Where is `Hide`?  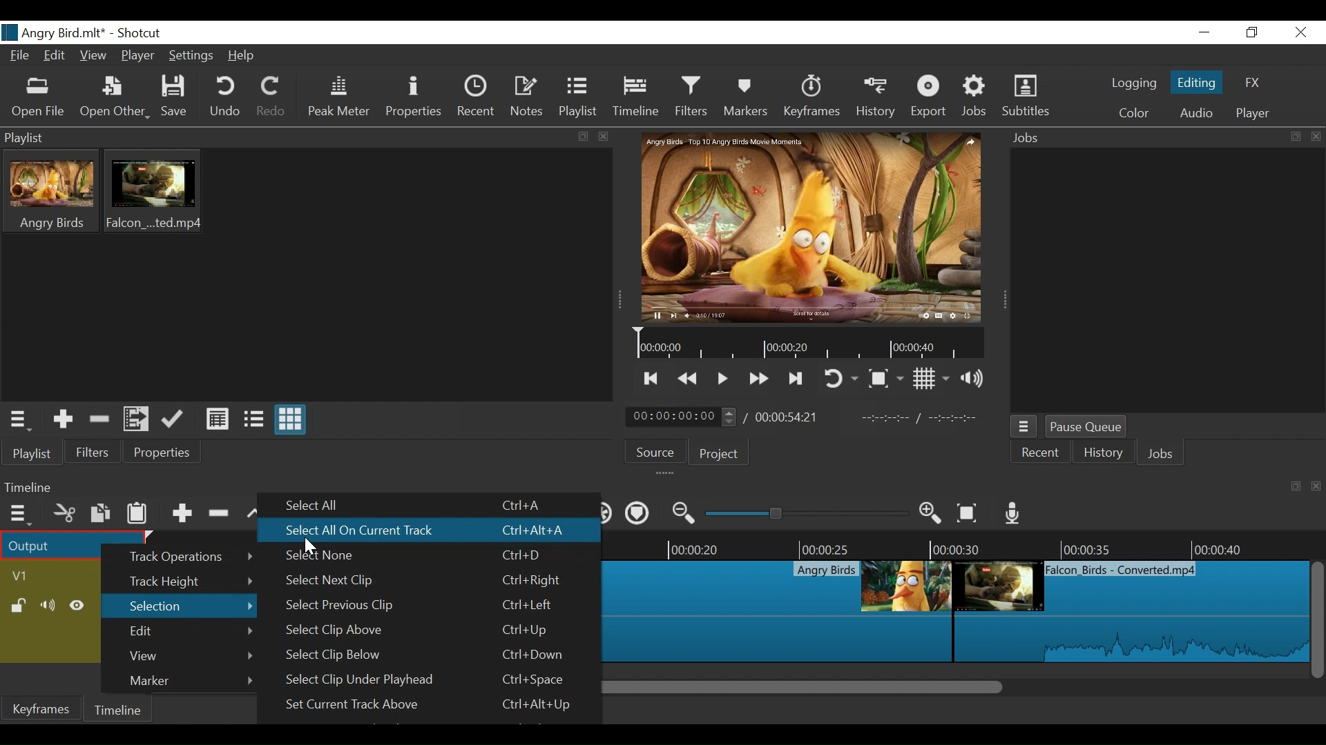 Hide is located at coordinates (77, 605).